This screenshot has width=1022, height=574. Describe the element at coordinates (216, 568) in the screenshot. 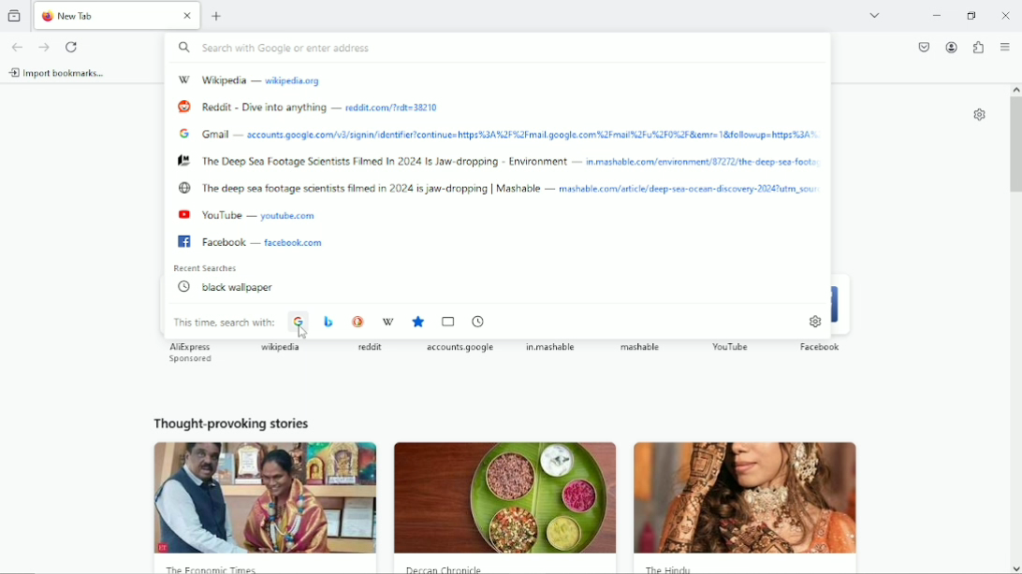

I see `the economic times` at that location.